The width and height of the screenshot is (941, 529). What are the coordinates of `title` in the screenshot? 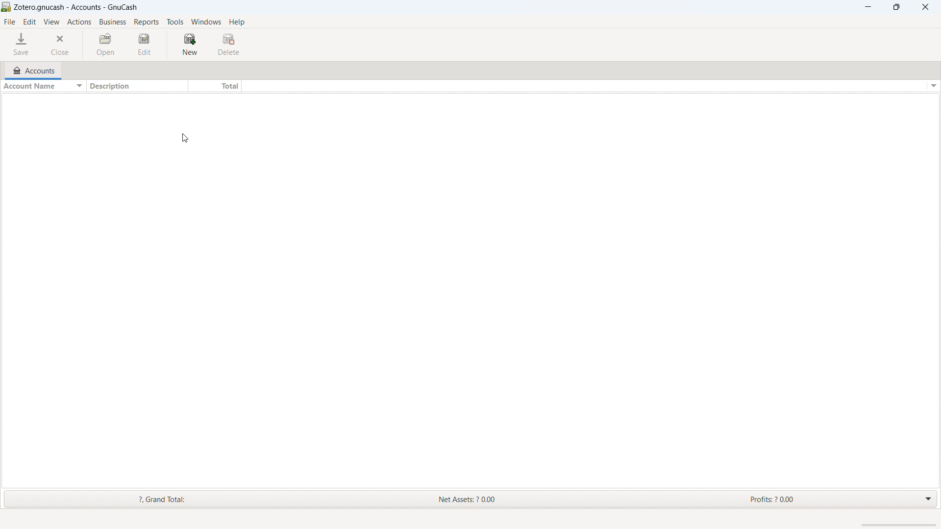 It's located at (76, 7).